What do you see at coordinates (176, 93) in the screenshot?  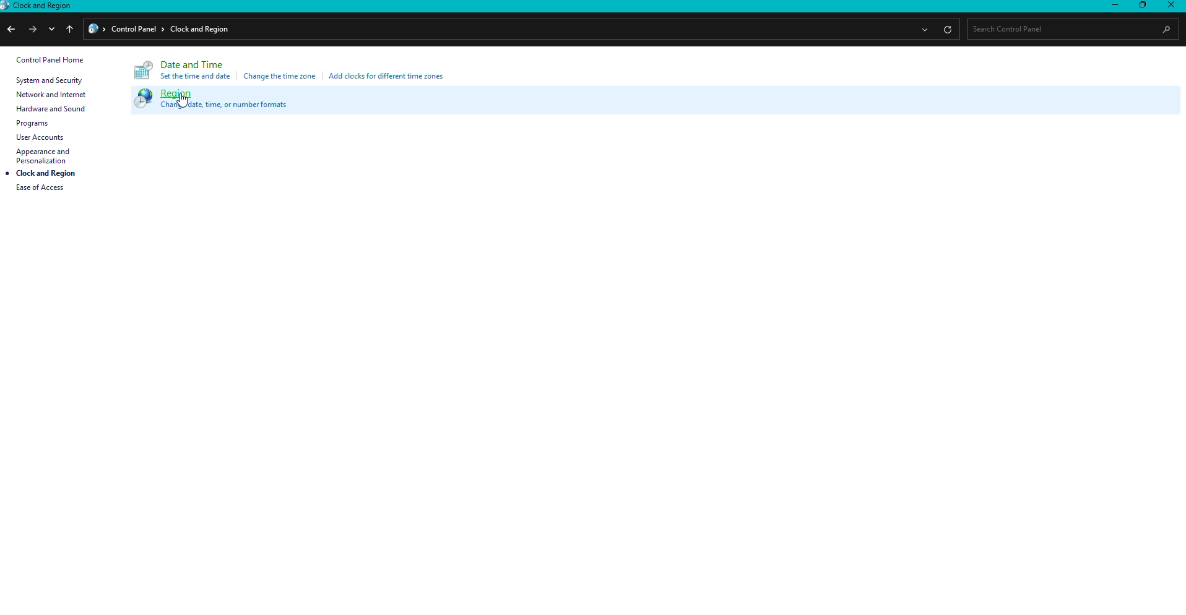 I see `Region` at bounding box center [176, 93].